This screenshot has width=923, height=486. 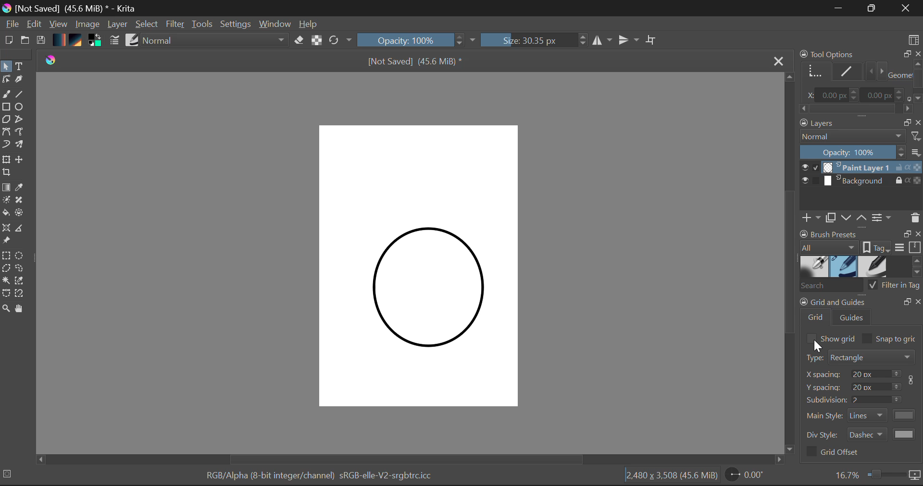 I want to click on Brush Size, so click(x=535, y=40).